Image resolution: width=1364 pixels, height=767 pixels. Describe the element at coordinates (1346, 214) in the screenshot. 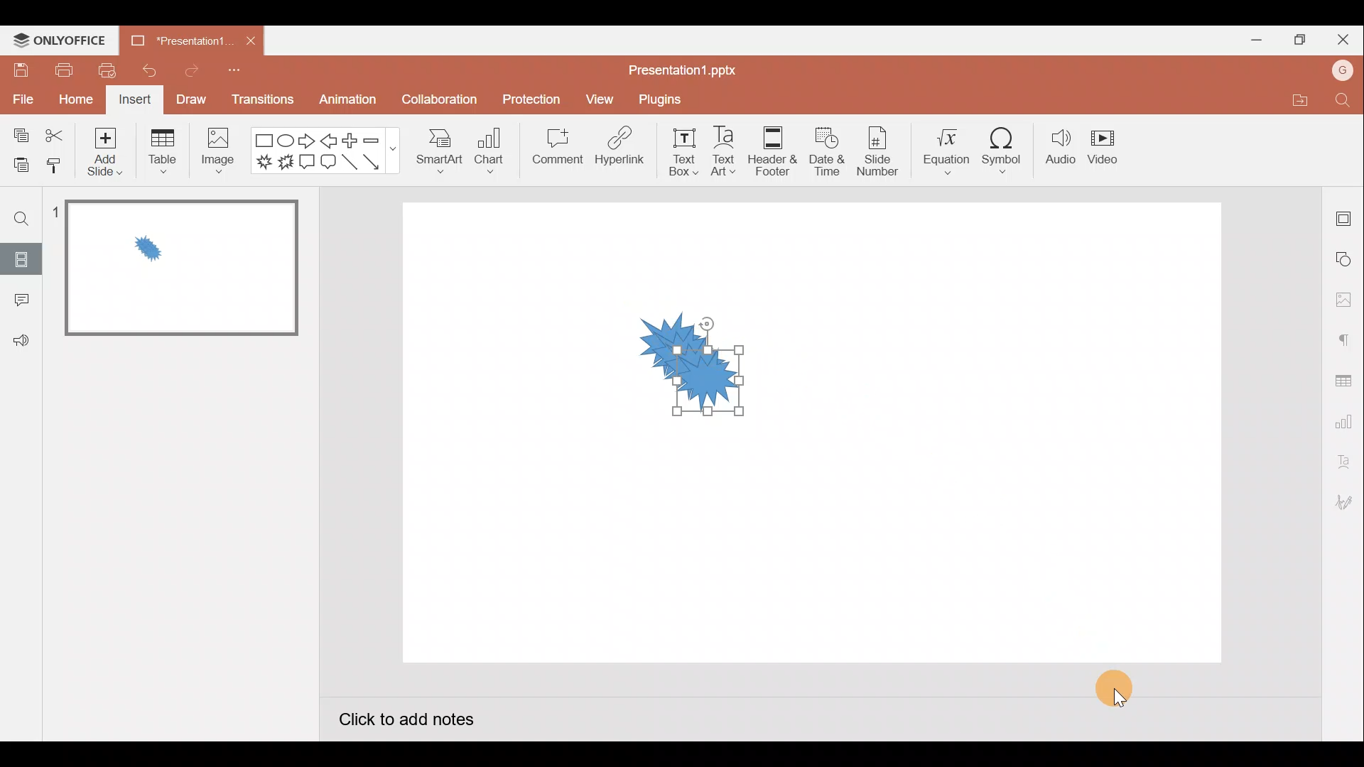

I see `Slide settings` at that location.